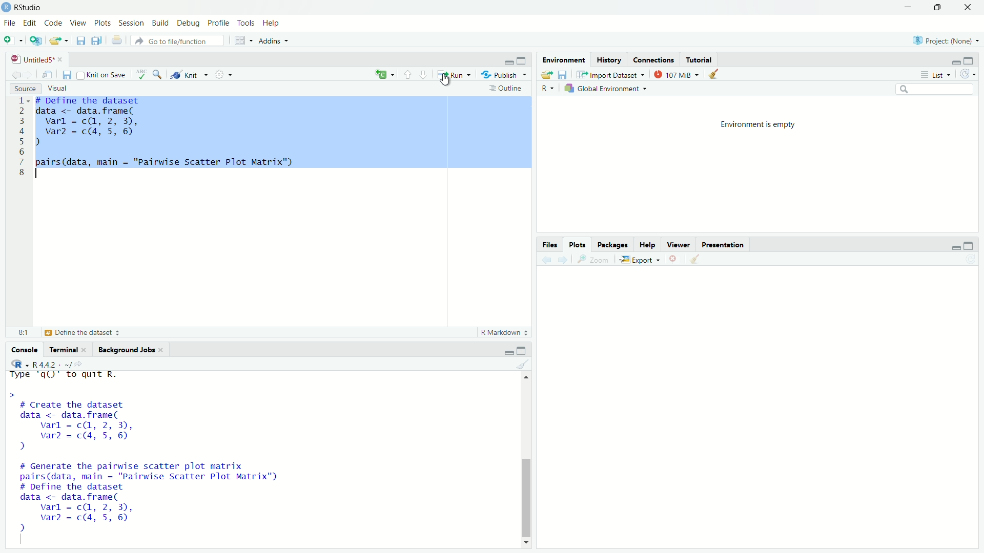 The height and width of the screenshot is (553, 984). I want to click on List, so click(936, 74).